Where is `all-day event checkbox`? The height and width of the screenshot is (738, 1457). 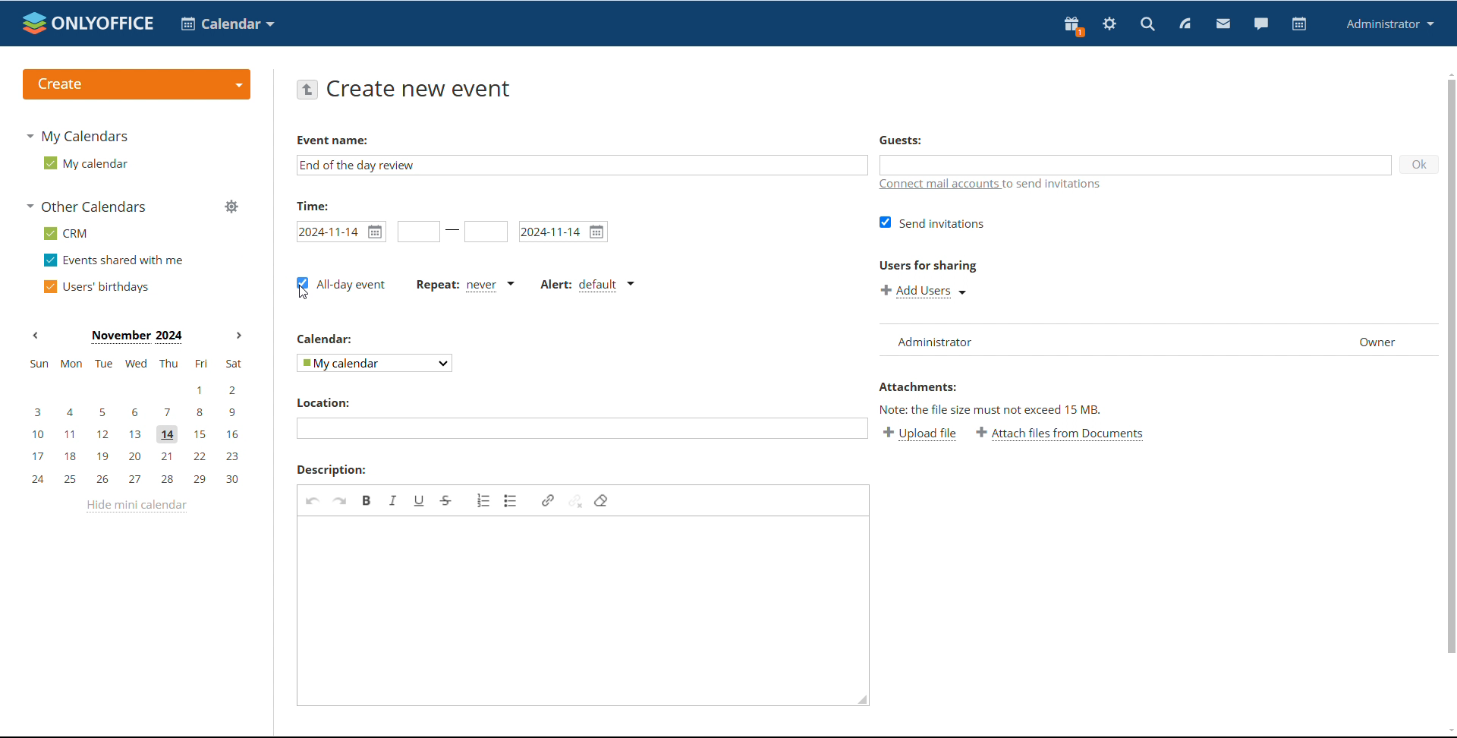
all-day event checkbox is located at coordinates (341, 285).